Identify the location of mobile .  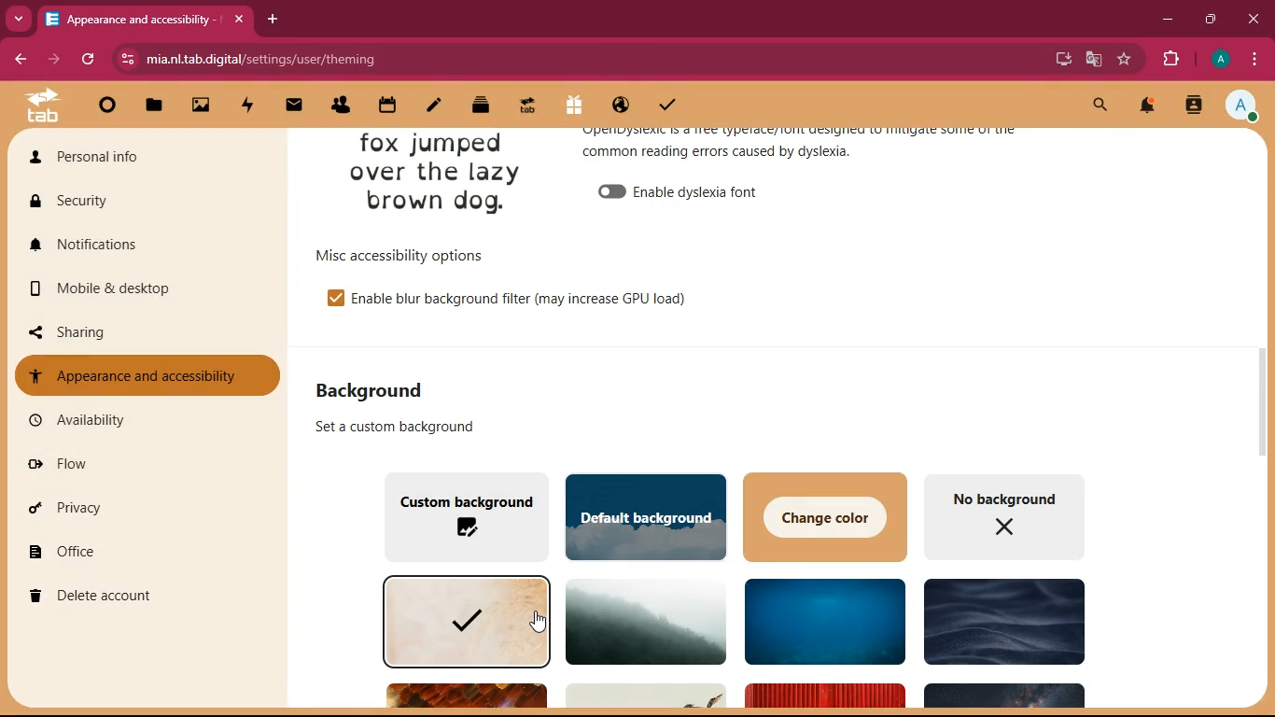
(145, 290).